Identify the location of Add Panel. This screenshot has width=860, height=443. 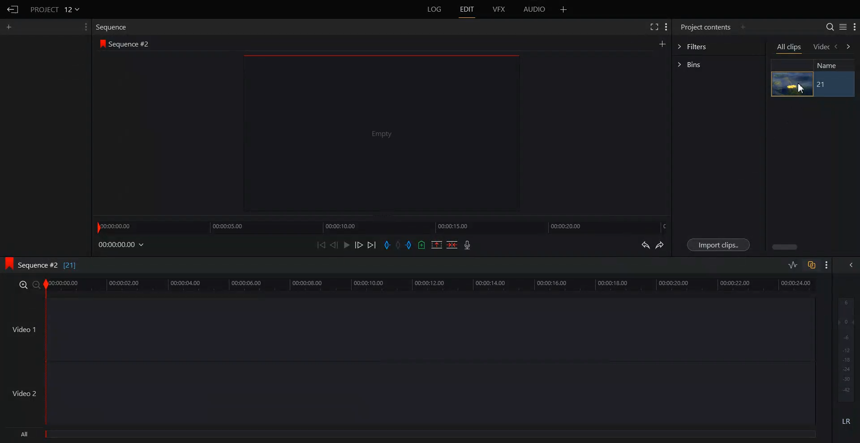
(9, 27).